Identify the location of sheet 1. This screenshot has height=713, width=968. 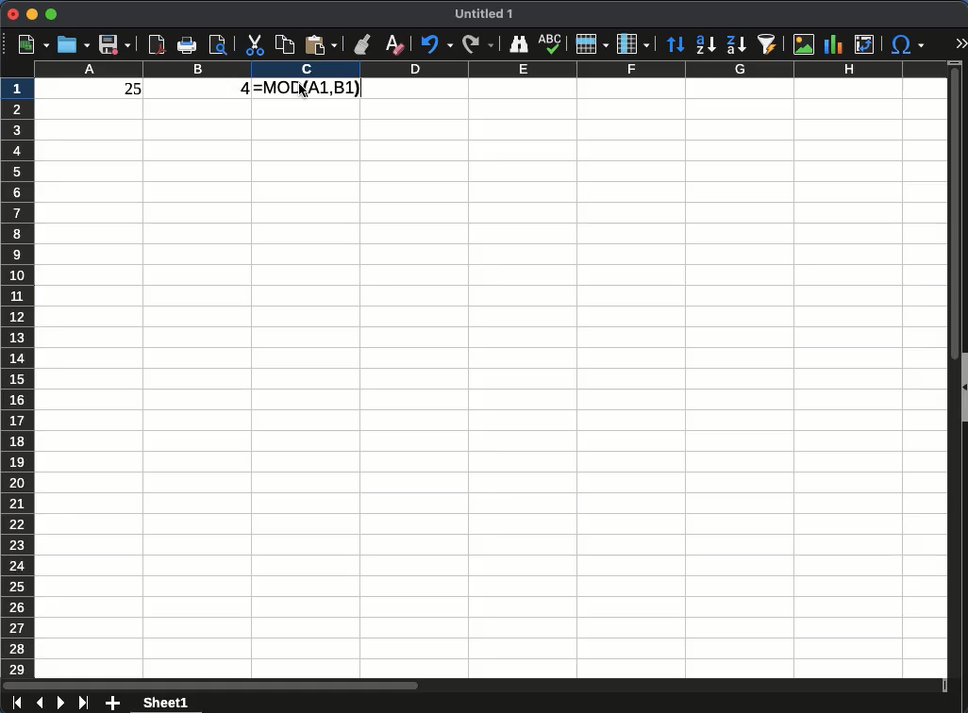
(166, 702).